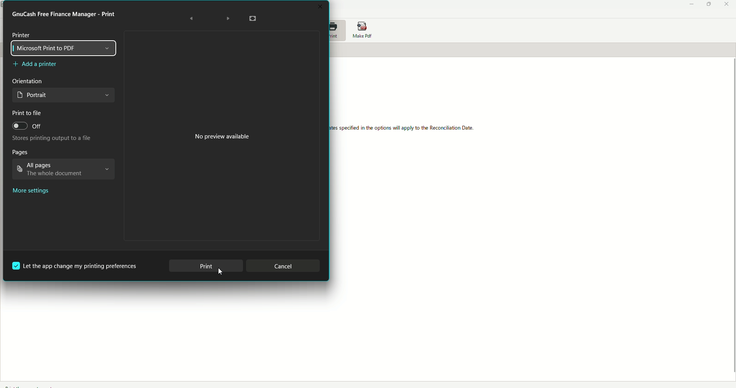 Image resolution: width=736 pixels, height=388 pixels. What do you see at coordinates (339, 30) in the screenshot?
I see `Print` at bounding box center [339, 30].